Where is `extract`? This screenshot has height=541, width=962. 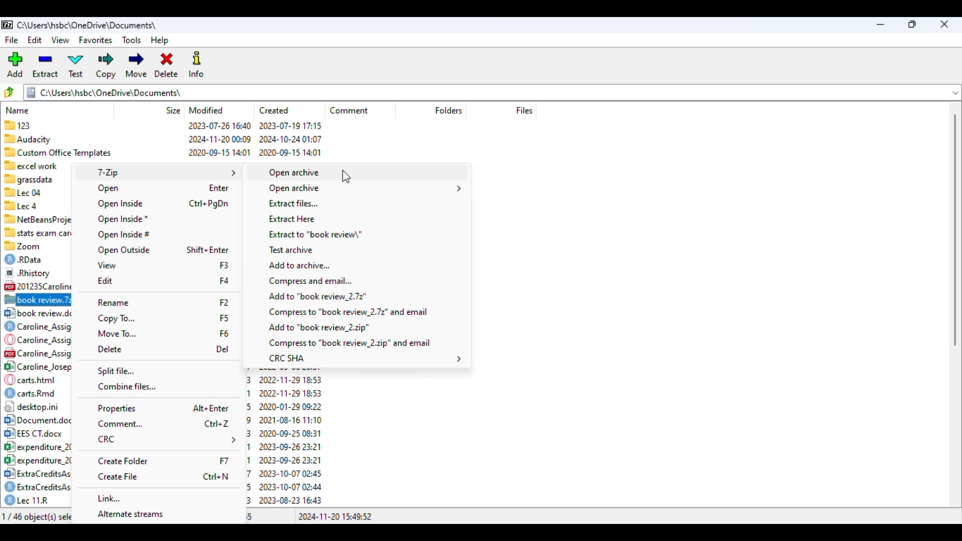 extract is located at coordinates (45, 65).